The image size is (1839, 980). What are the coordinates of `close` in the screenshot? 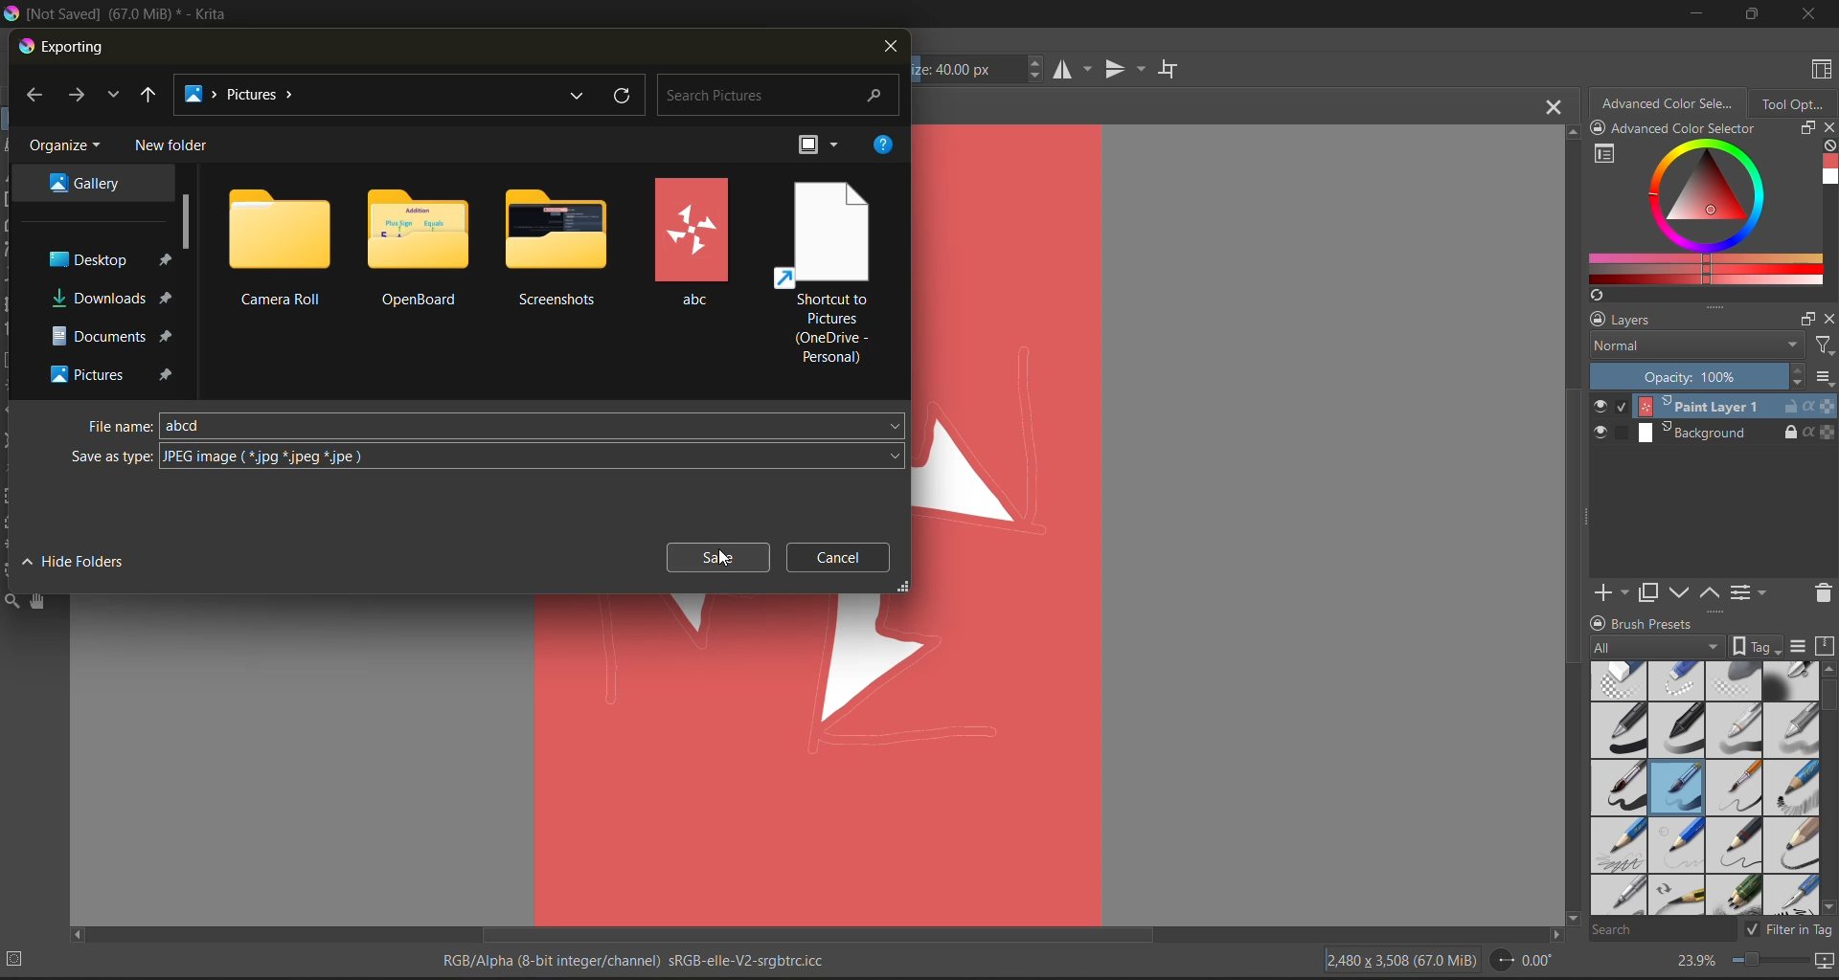 It's located at (1828, 128).